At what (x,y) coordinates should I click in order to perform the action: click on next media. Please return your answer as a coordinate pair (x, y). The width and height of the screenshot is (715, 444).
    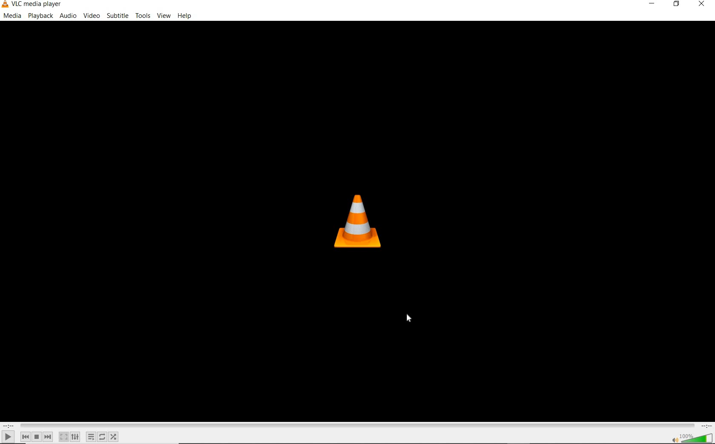
    Looking at the image, I should click on (49, 437).